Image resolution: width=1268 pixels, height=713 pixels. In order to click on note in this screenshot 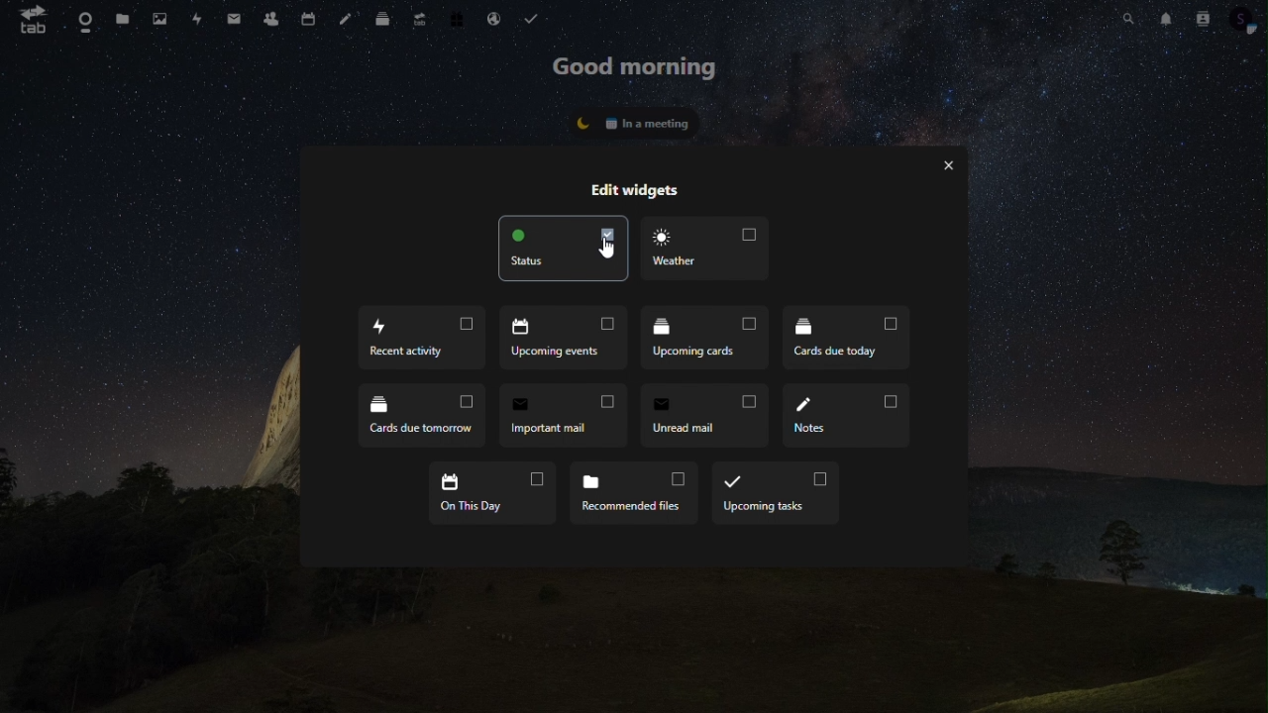, I will do `click(346, 18)`.